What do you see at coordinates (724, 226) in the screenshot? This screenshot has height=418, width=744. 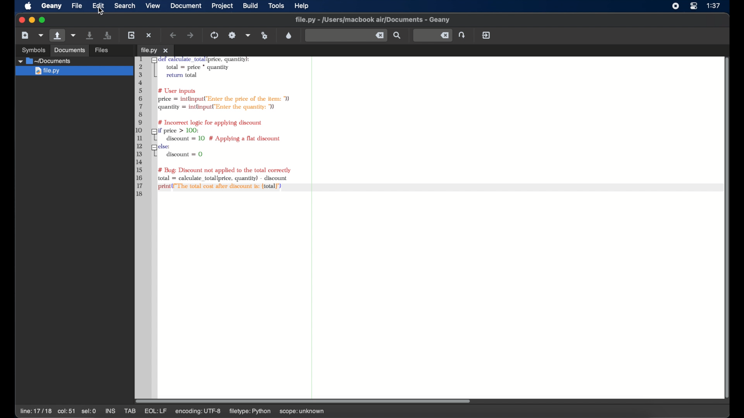 I see `scroll bar` at bounding box center [724, 226].